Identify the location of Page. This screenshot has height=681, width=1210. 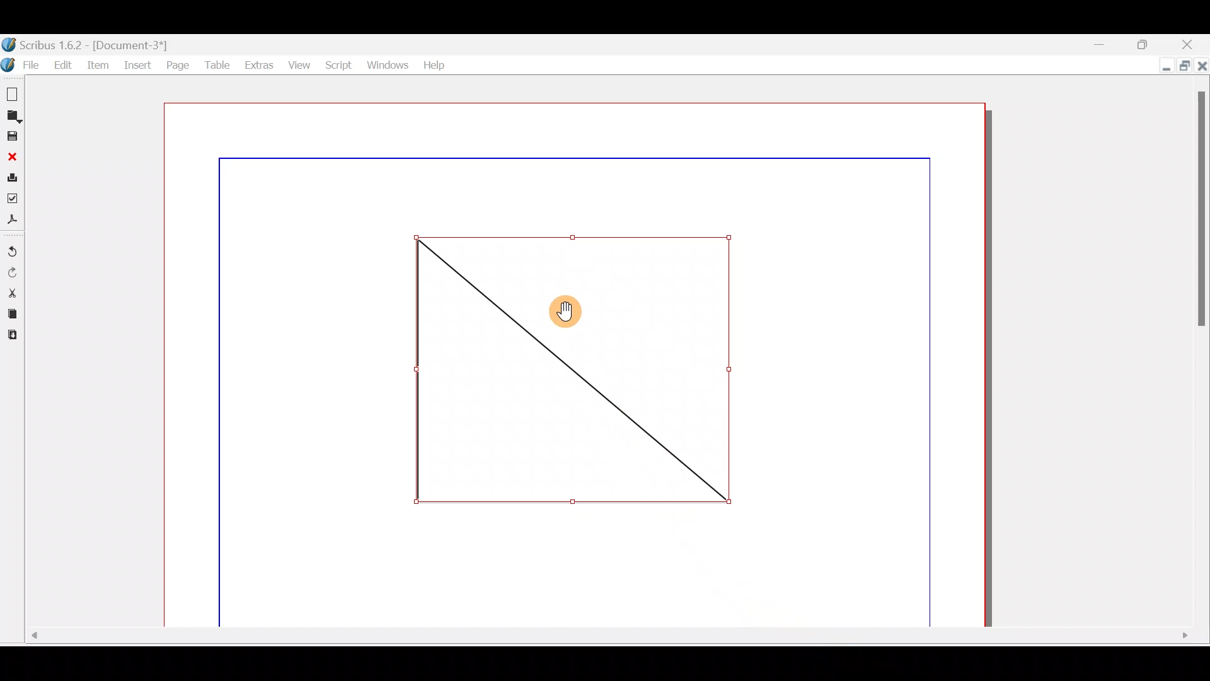
(177, 66).